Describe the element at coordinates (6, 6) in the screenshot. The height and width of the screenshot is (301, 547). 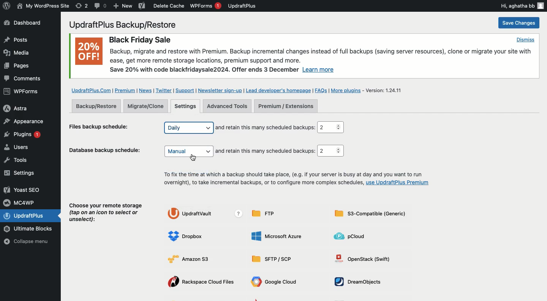
I see `wordpress logo` at that location.